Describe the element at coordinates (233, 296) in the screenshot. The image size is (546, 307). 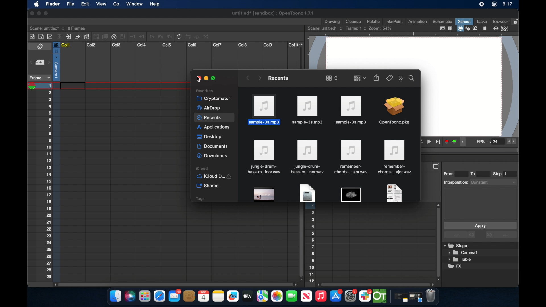
I see `freeform` at that location.